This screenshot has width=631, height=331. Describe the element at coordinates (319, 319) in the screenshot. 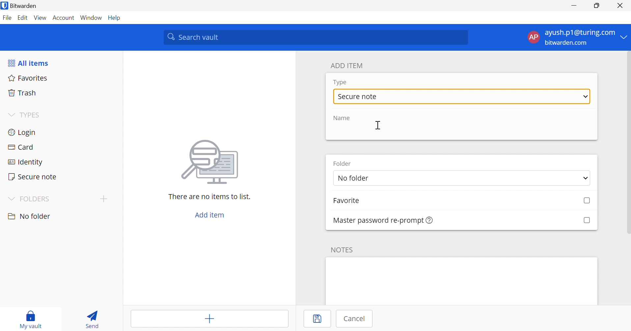

I see `Save` at that location.